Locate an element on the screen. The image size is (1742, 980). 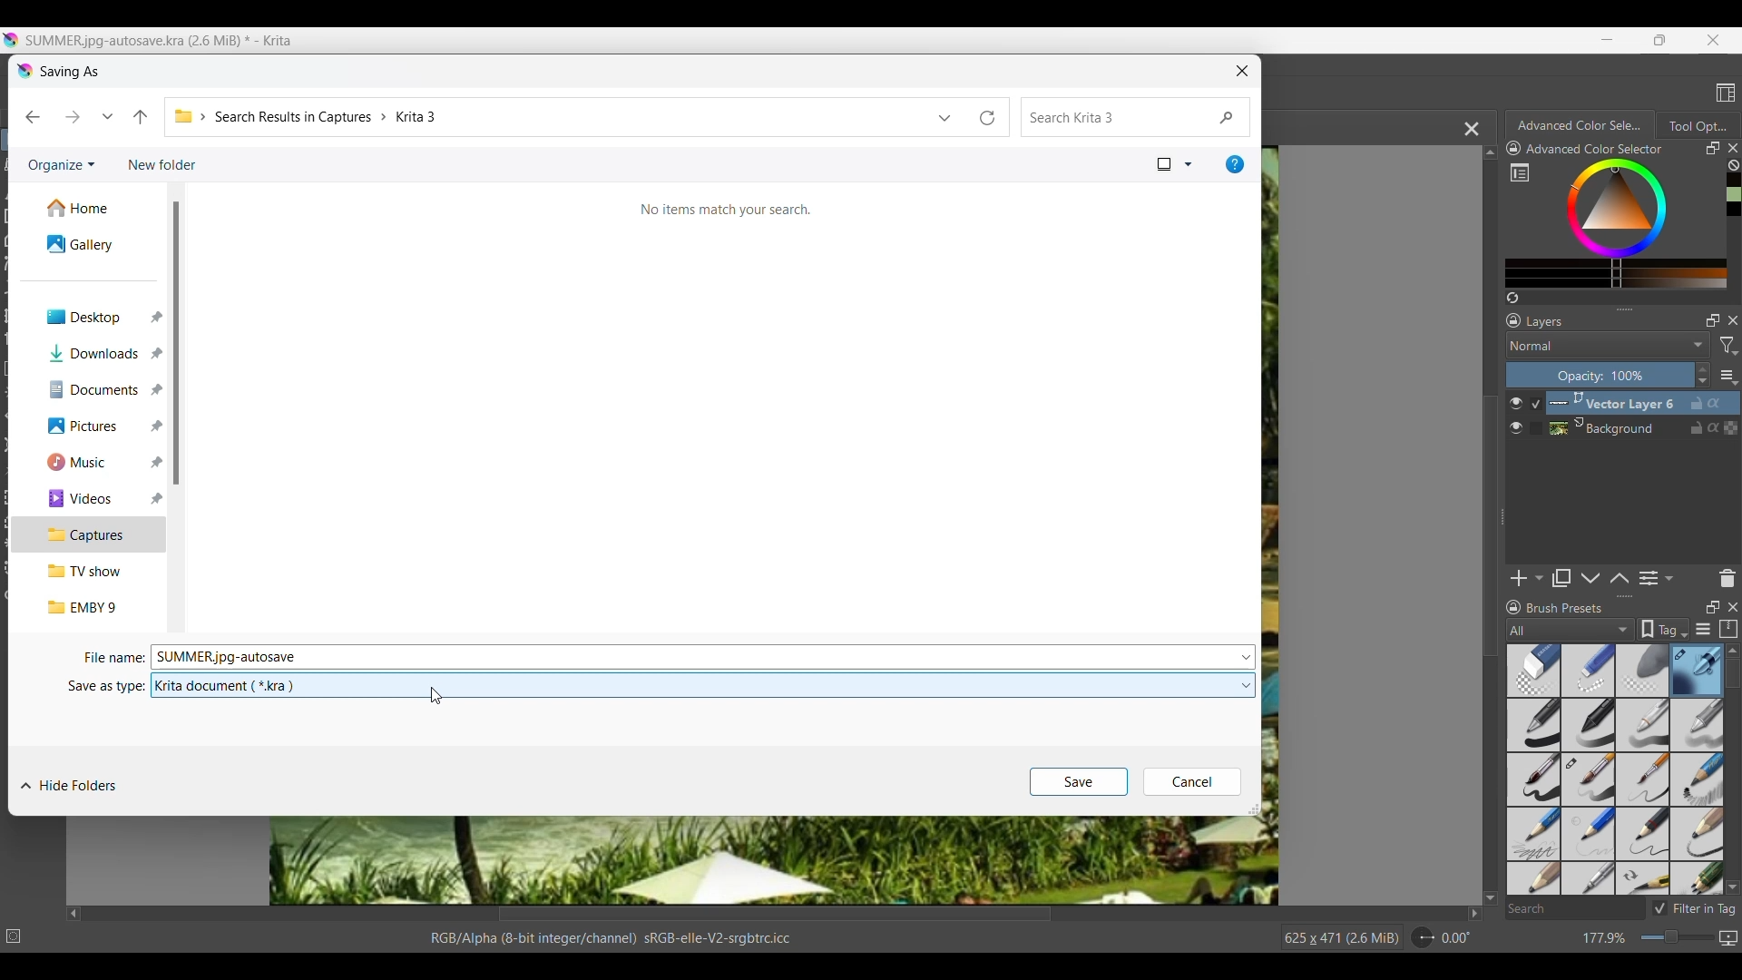
625 x 471 (26 MiB) is located at coordinates (1331, 937).